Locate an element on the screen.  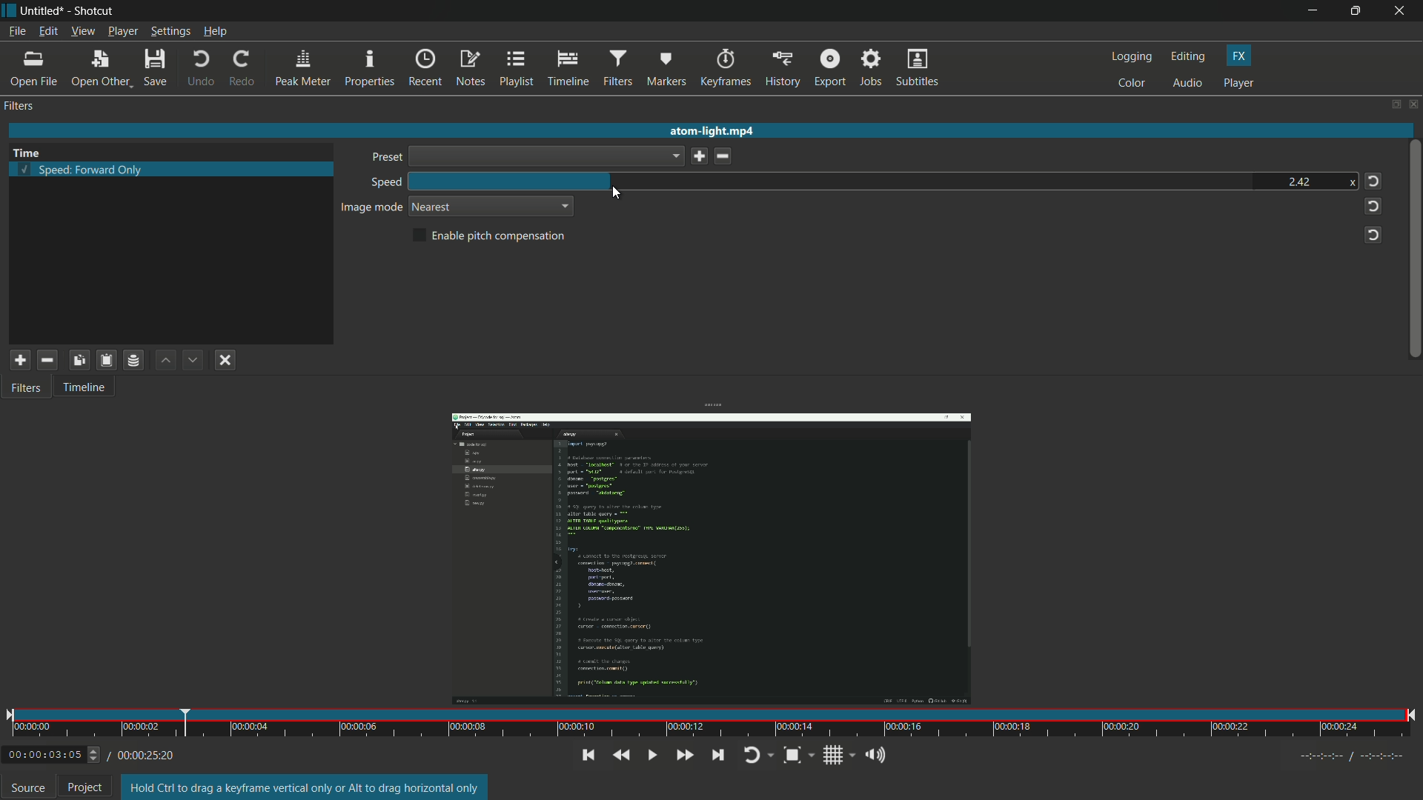
project is located at coordinates (85, 787).